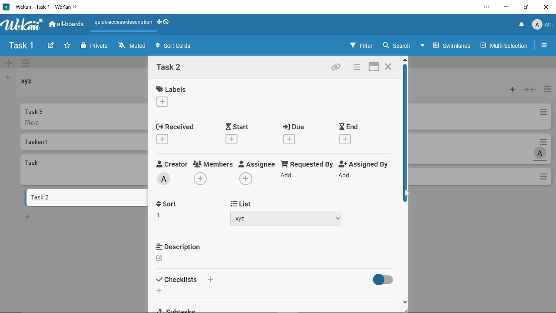  Describe the element at coordinates (389, 68) in the screenshot. I see `Close card` at that location.